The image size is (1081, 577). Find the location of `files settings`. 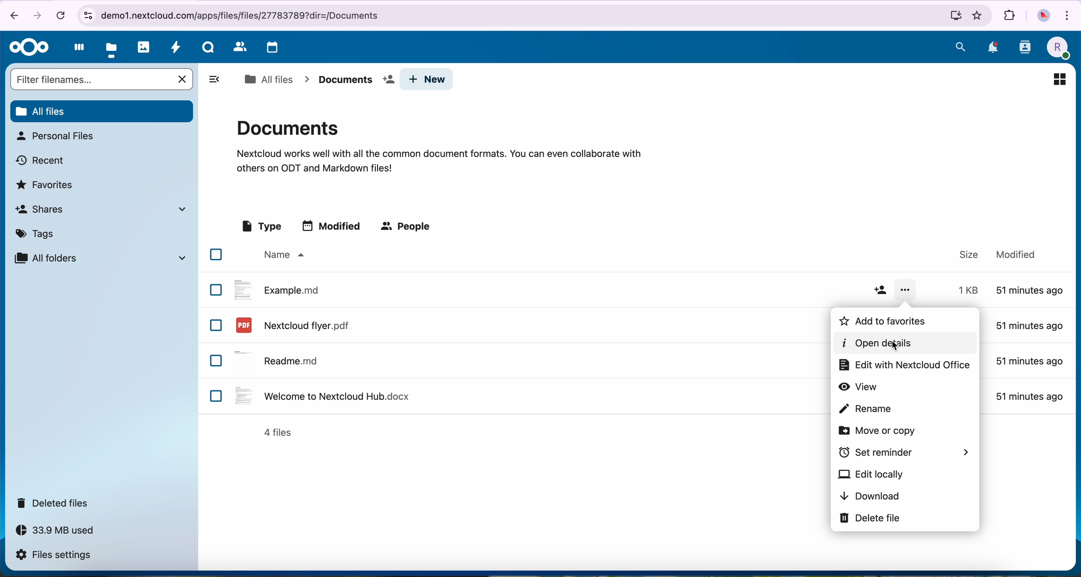

files settings is located at coordinates (55, 556).